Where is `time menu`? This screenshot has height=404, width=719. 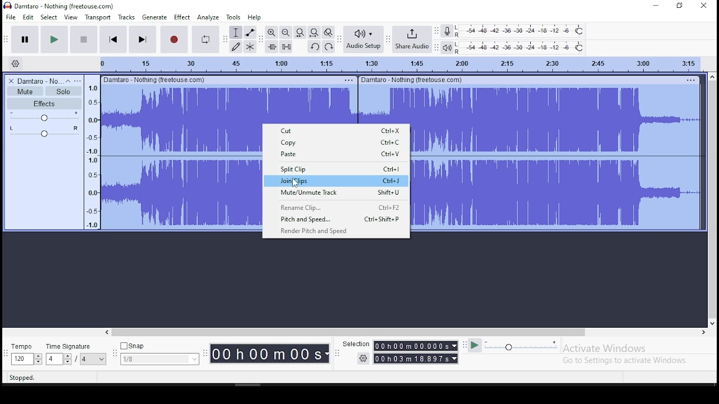 time menu is located at coordinates (416, 346).